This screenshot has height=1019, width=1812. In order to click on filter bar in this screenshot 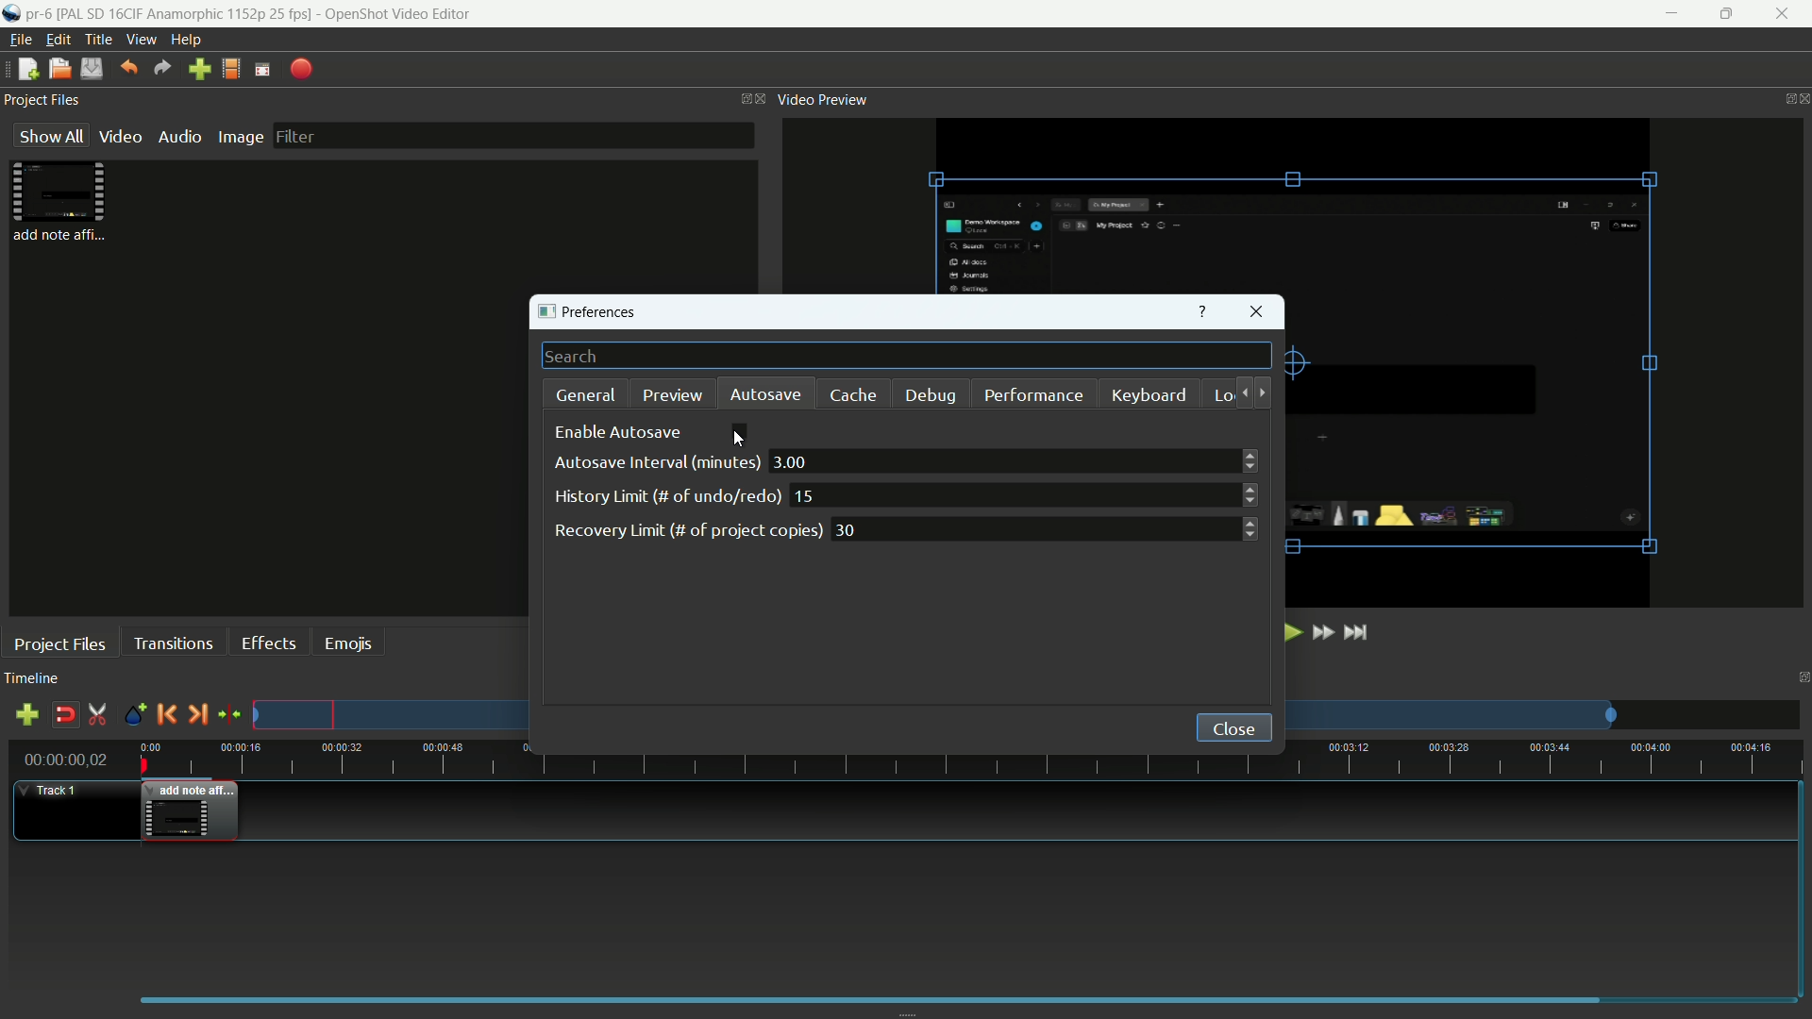, I will do `click(512, 136)`.